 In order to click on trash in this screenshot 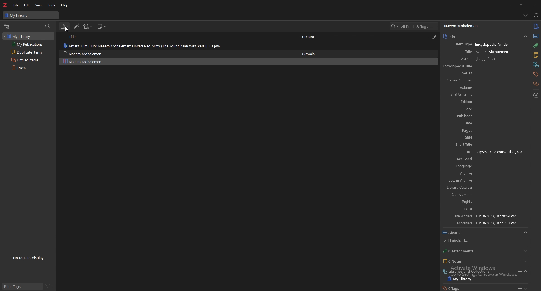, I will do `click(26, 68)`.